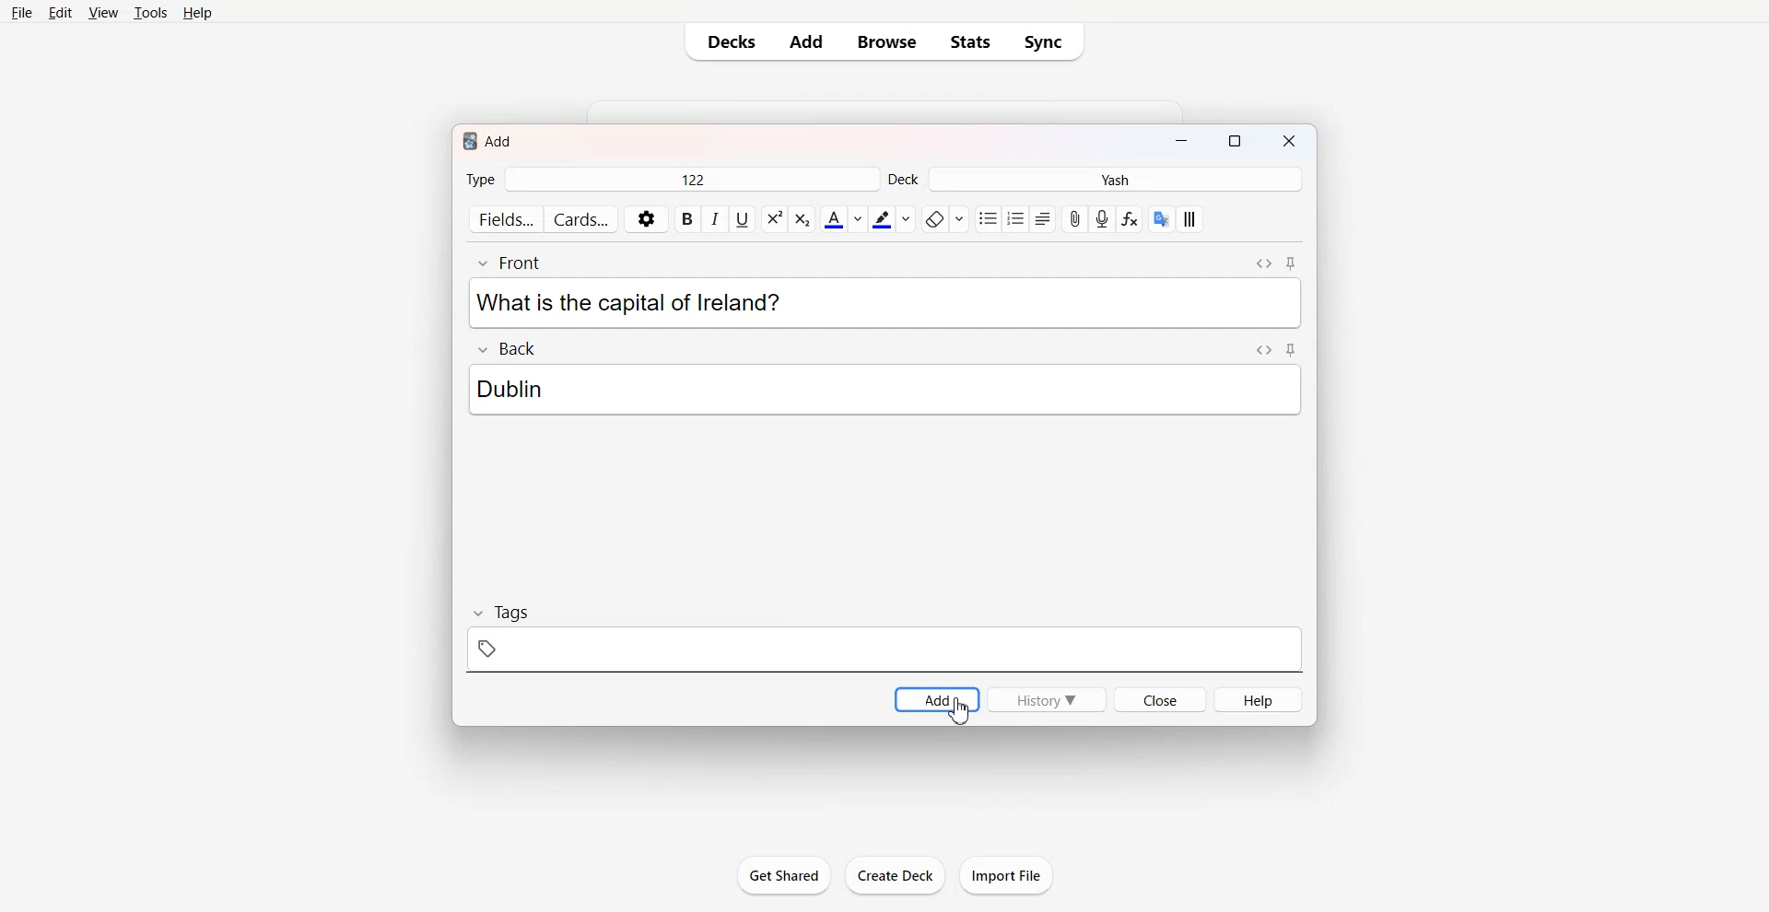  Describe the element at coordinates (802, 219) in the screenshot. I see `Superscript` at that location.